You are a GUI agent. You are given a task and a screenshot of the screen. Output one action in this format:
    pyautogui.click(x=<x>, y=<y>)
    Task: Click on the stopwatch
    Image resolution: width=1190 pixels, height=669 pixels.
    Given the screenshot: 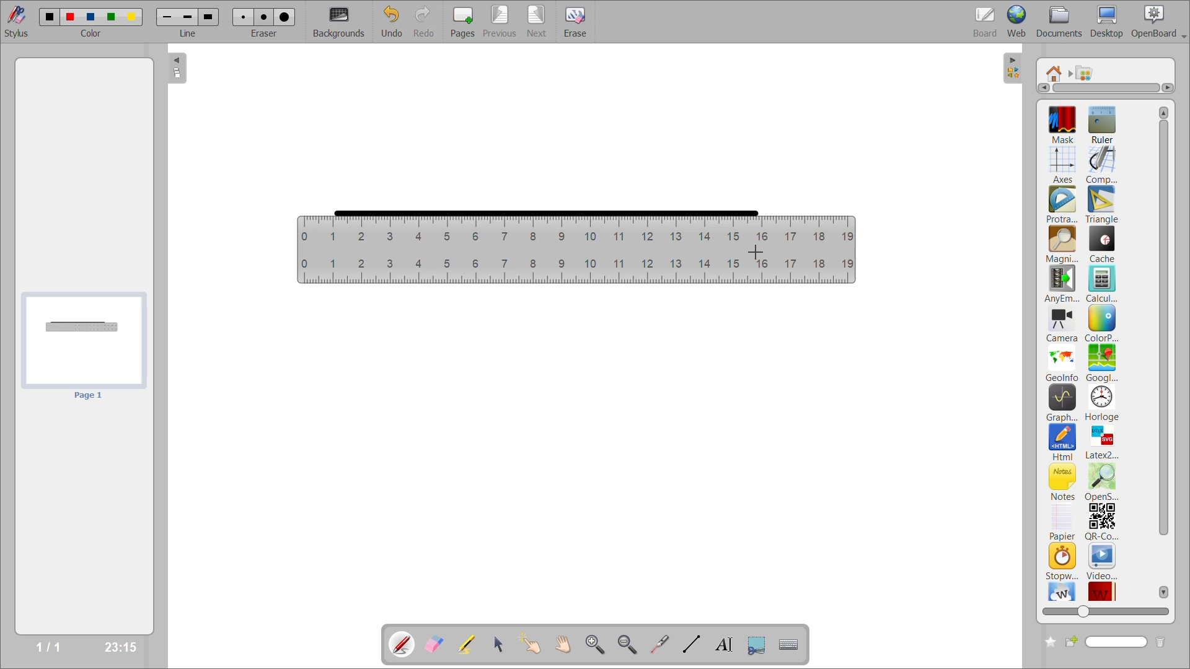 What is the action you would take?
    pyautogui.click(x=1062, y=561)
    